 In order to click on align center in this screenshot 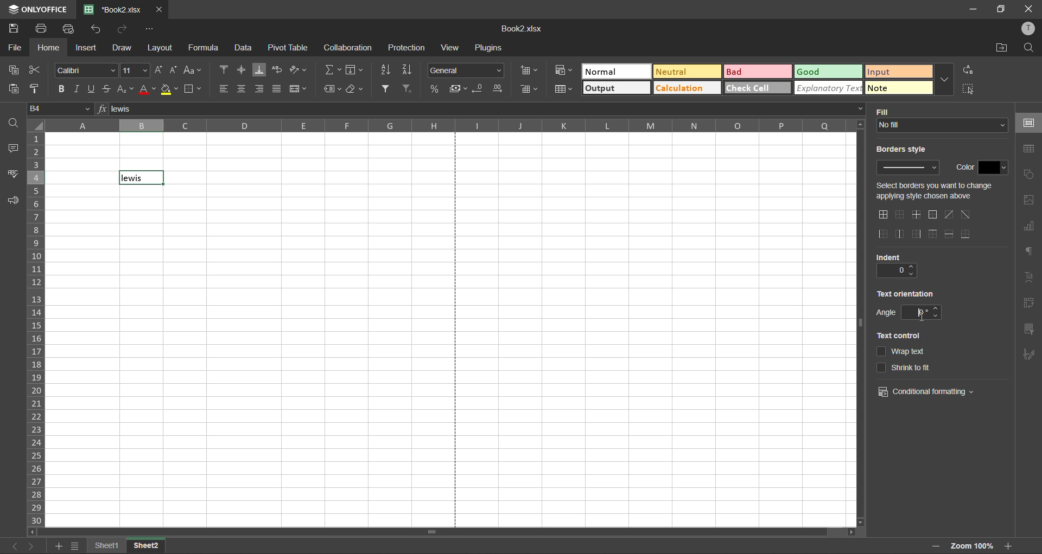, I will do `click(244, 88)`.